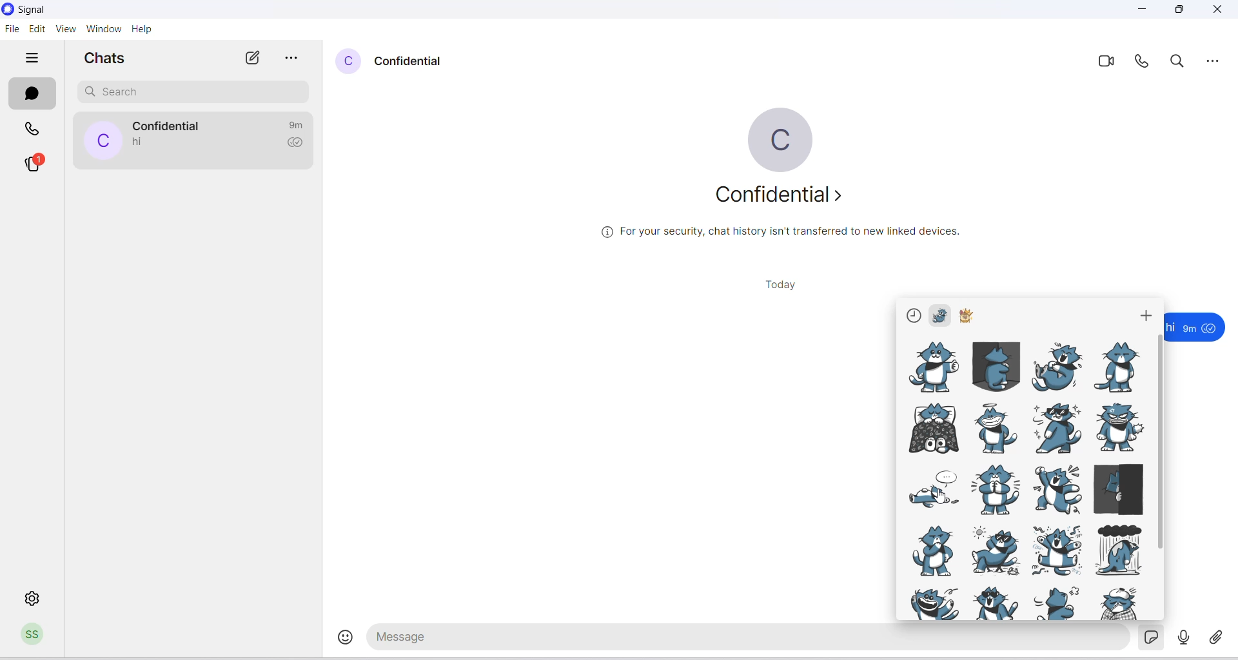  Describe the element at coordinates (35, 636) in the screenshot. I see `profile` at that location.